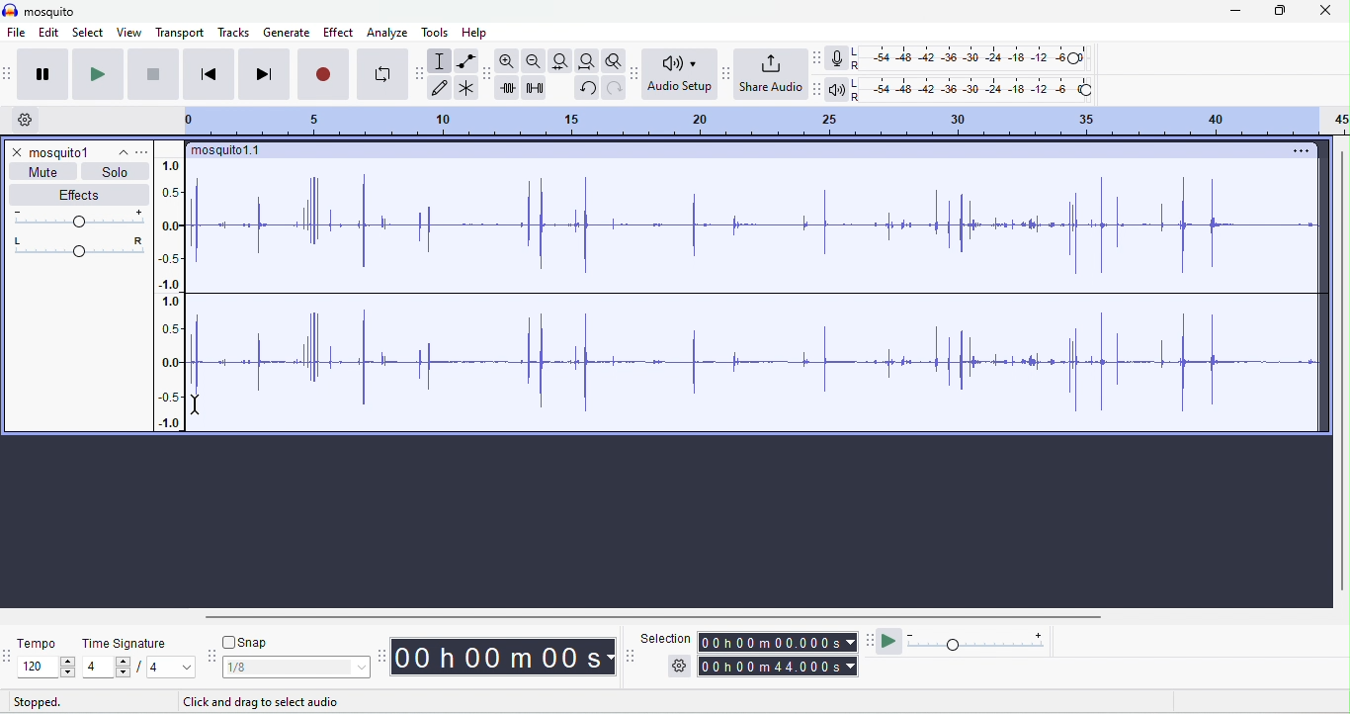 Image resolution: width=1350 pixels, height=714 pixels. What do you see at coordinates (75, 246) in the screenshot?
I see `pan` at bounding box center [75, 246].